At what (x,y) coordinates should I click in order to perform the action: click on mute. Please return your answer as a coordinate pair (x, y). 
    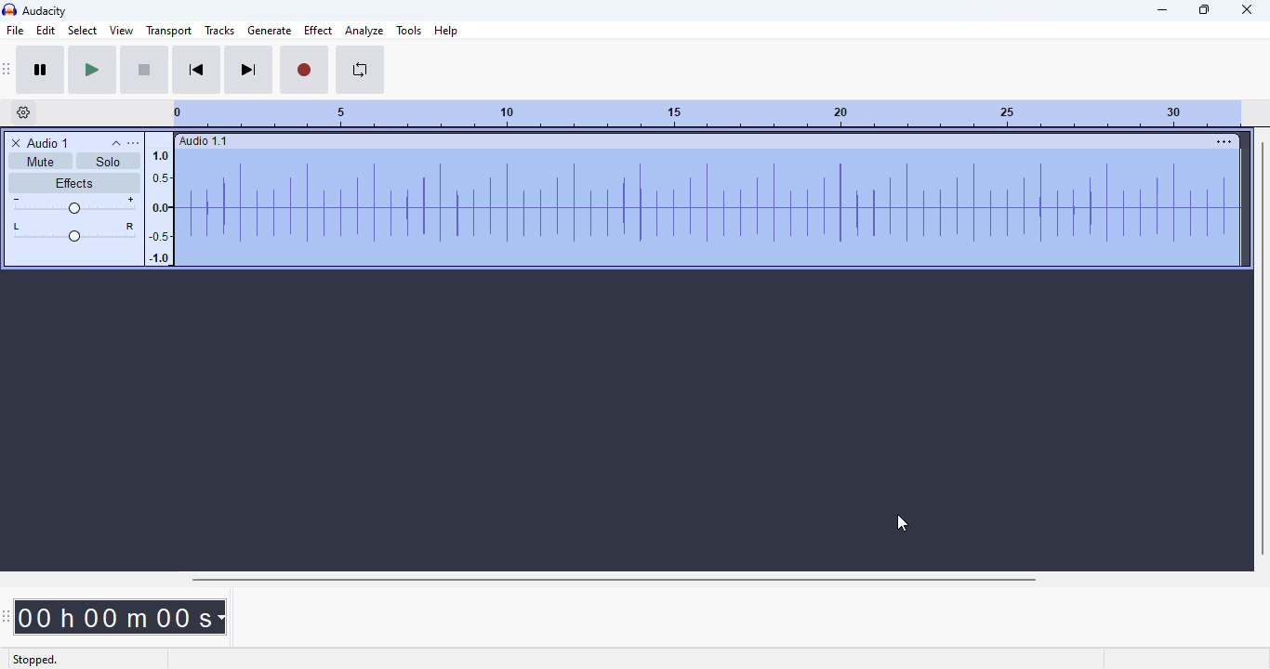
    Looking at the image, I should click on (41, 161).